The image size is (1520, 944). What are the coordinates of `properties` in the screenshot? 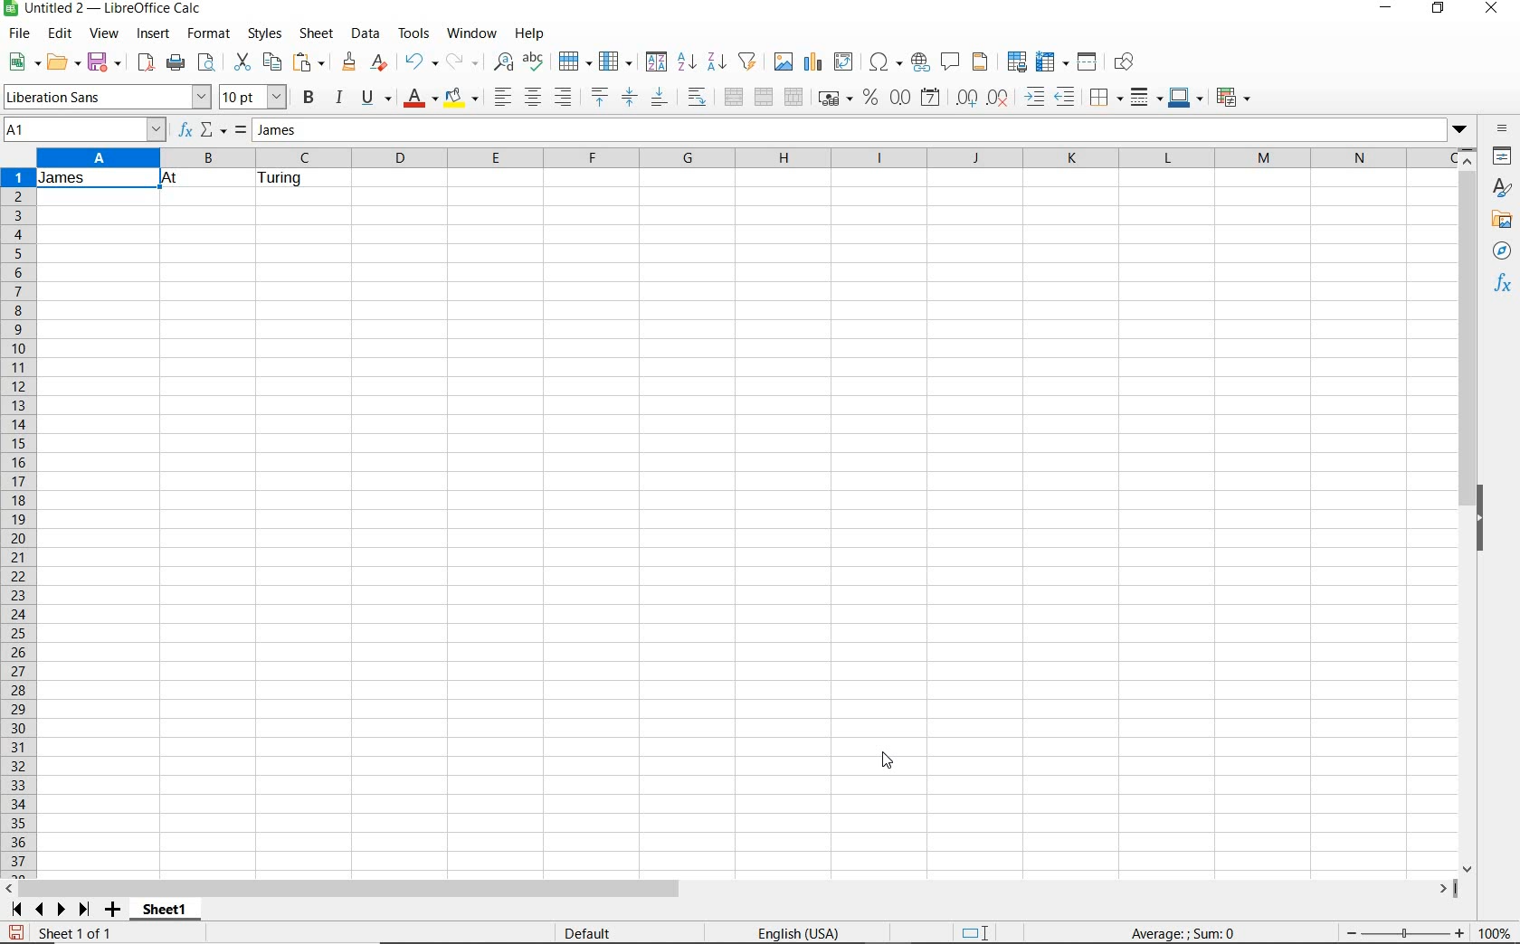 It's located at (1503, 156).